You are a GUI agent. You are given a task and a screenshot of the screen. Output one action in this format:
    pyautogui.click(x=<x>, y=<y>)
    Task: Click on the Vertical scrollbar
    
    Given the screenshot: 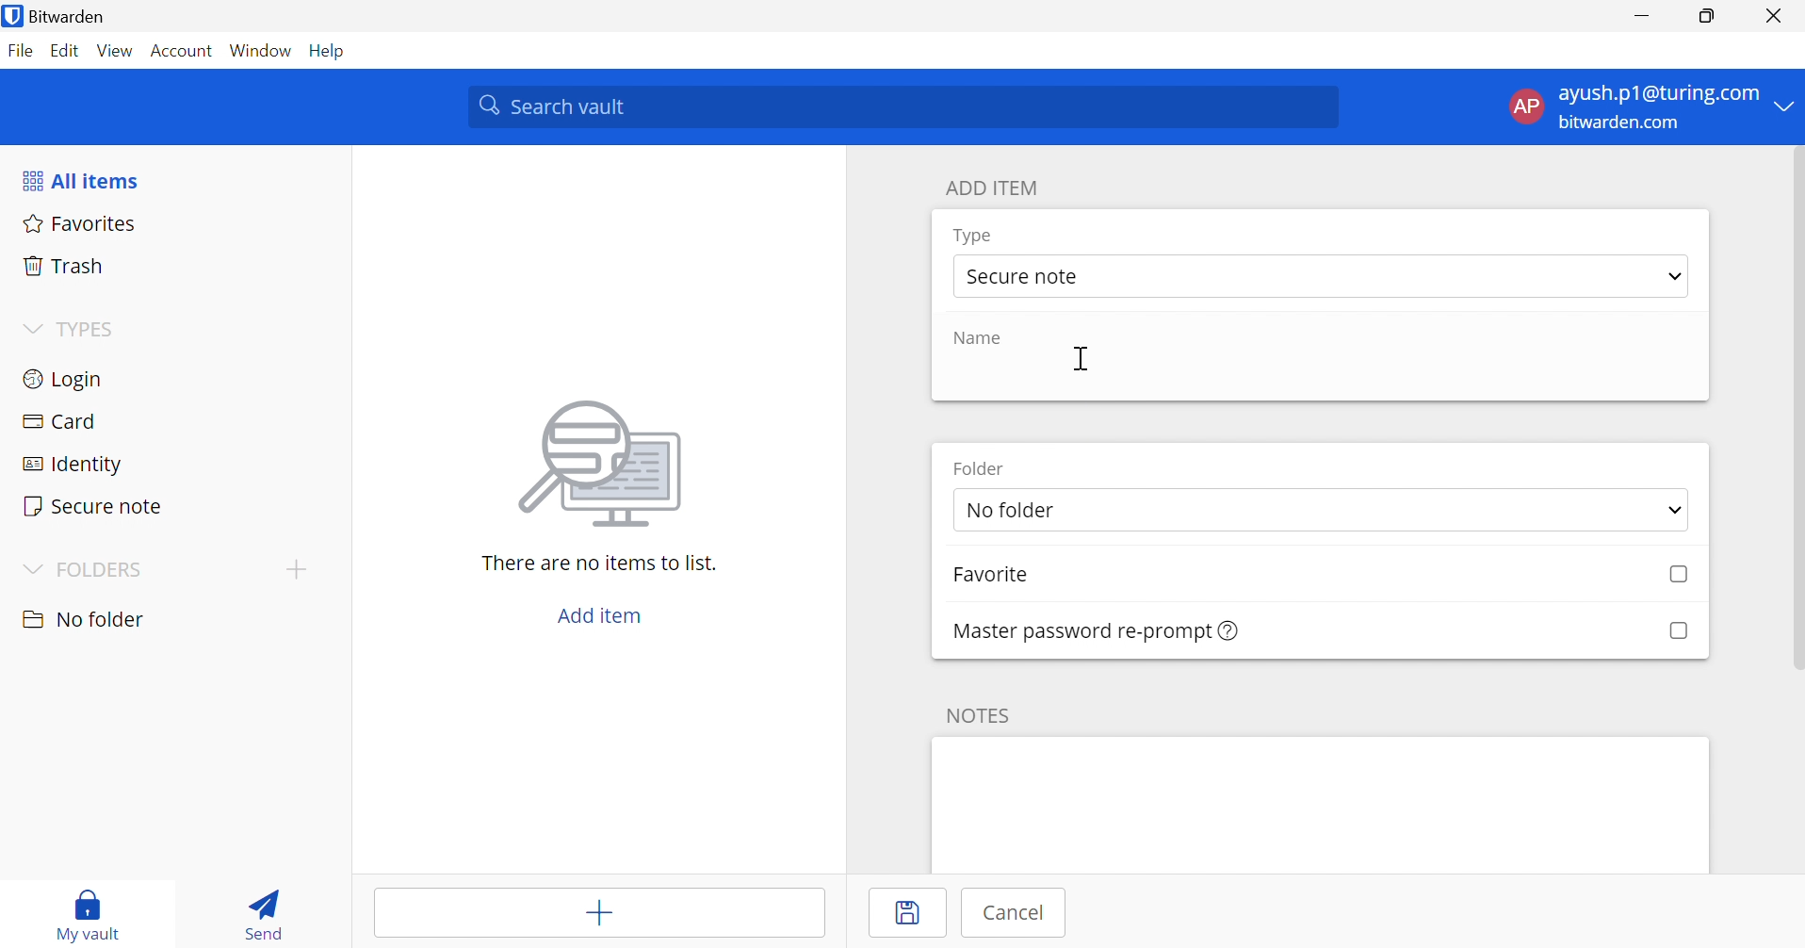 What is the action you would take?
    pyautogui.click(x=1794, y=408)
    